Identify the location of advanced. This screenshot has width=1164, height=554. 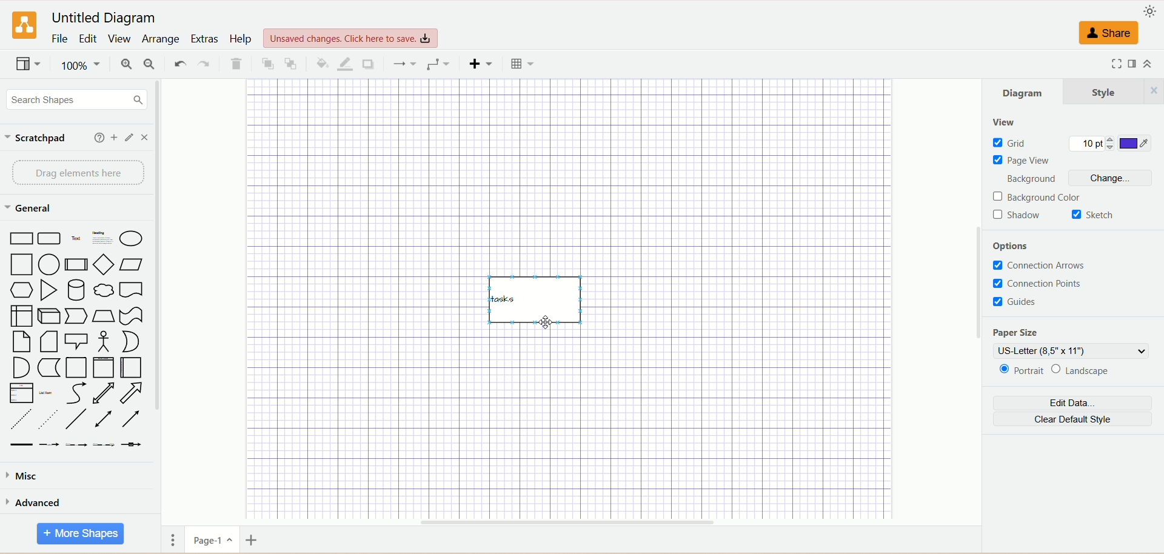
(35, 505).